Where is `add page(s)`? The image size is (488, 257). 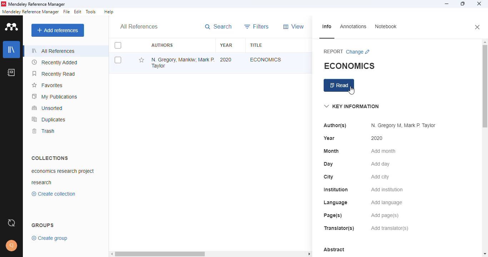 add page(s) is located at coordinates (385, 215).